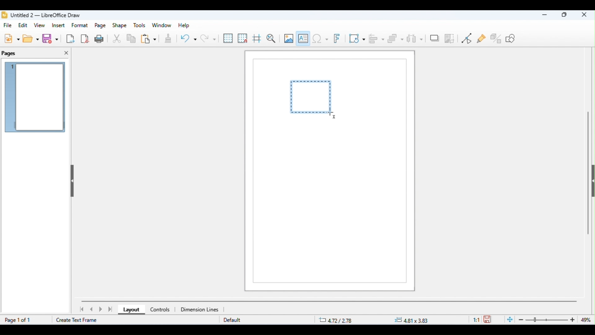 This screenshot has height=335, width=595. I want to click on insert special characters, so click(320, 38).